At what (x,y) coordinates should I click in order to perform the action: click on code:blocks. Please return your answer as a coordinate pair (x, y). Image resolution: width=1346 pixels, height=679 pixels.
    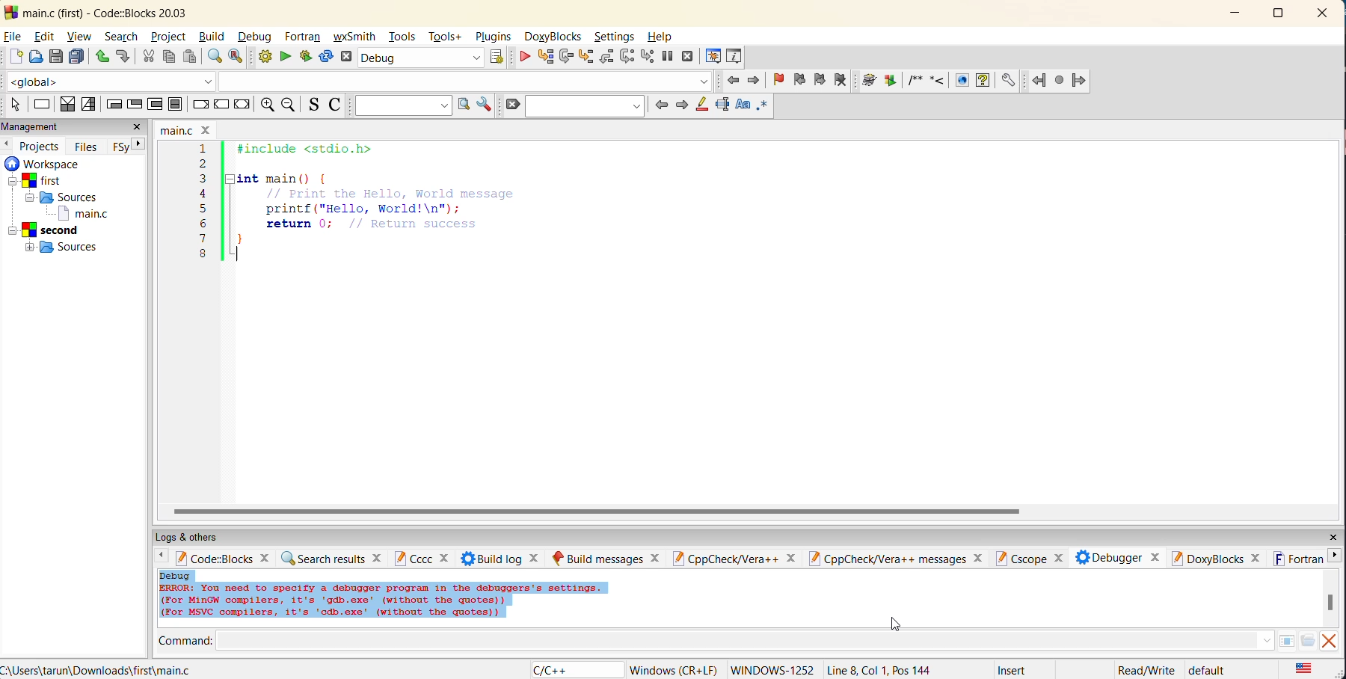
    Looking at the image, I should click on (228, 557).